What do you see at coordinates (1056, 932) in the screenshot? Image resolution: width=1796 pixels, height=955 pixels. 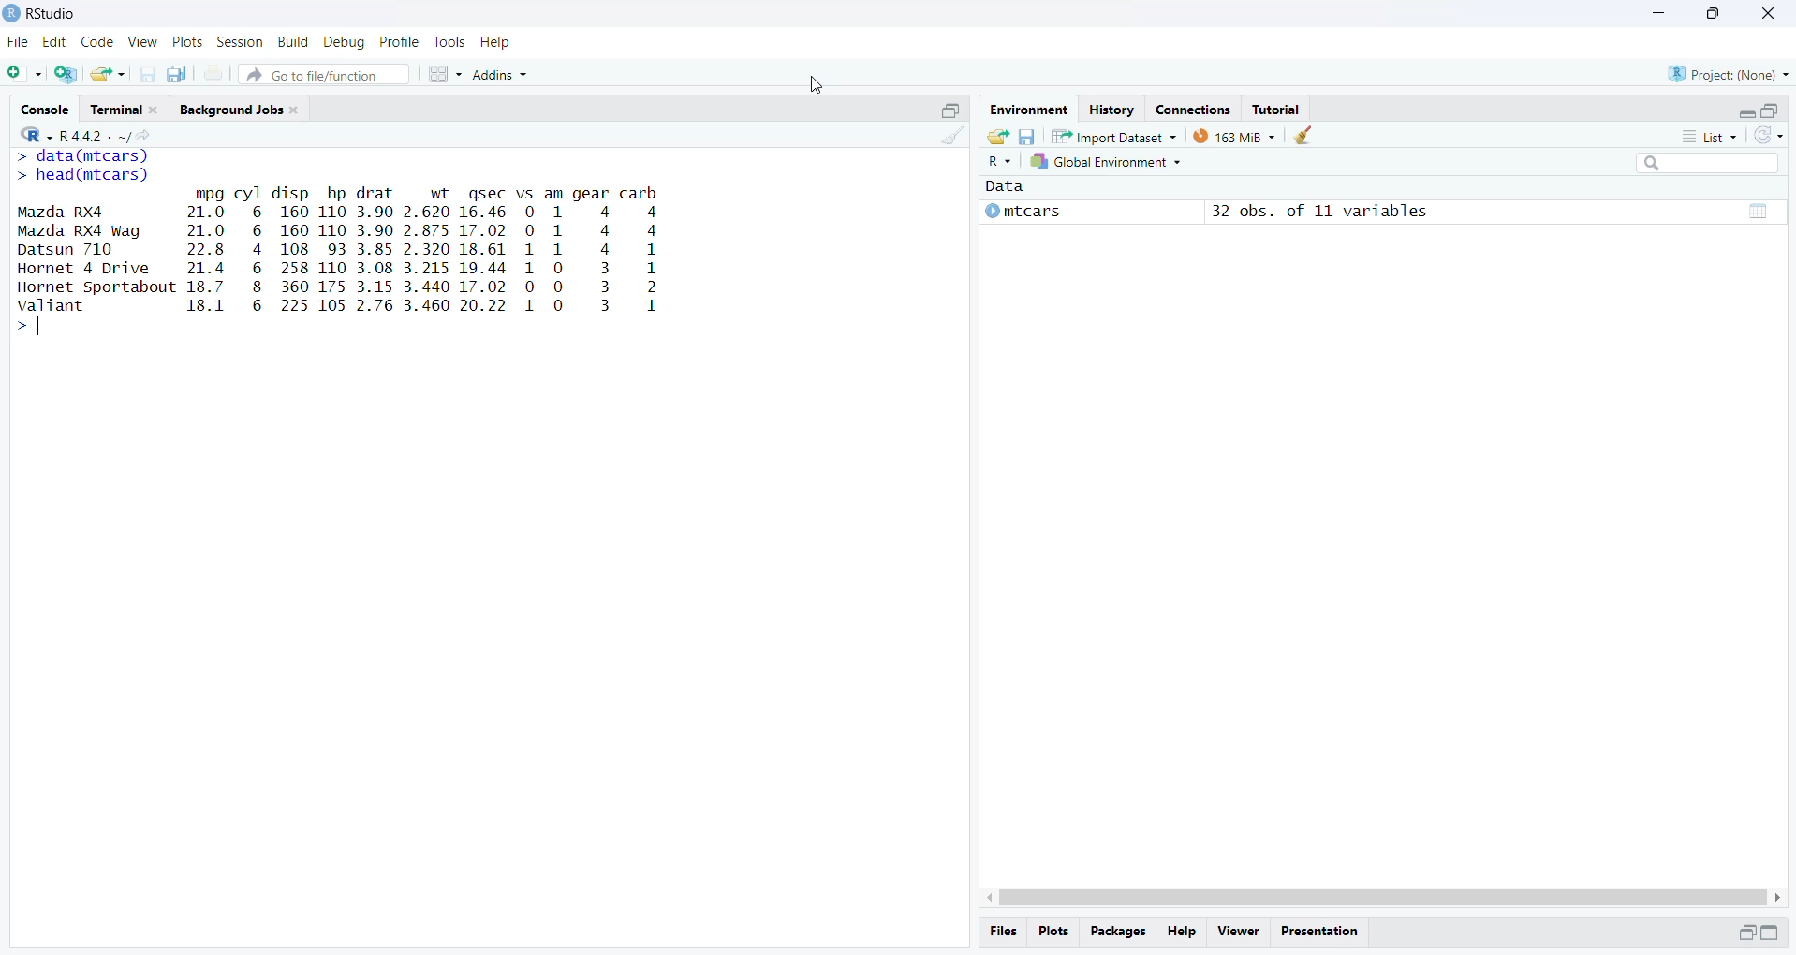 I see `plots` at bounding box center [1056, 932].